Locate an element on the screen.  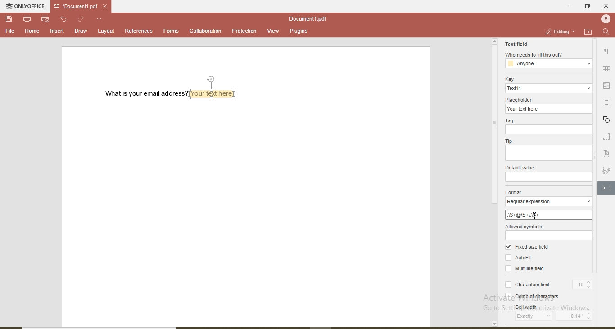
margin is located at coordinates (608, 102).